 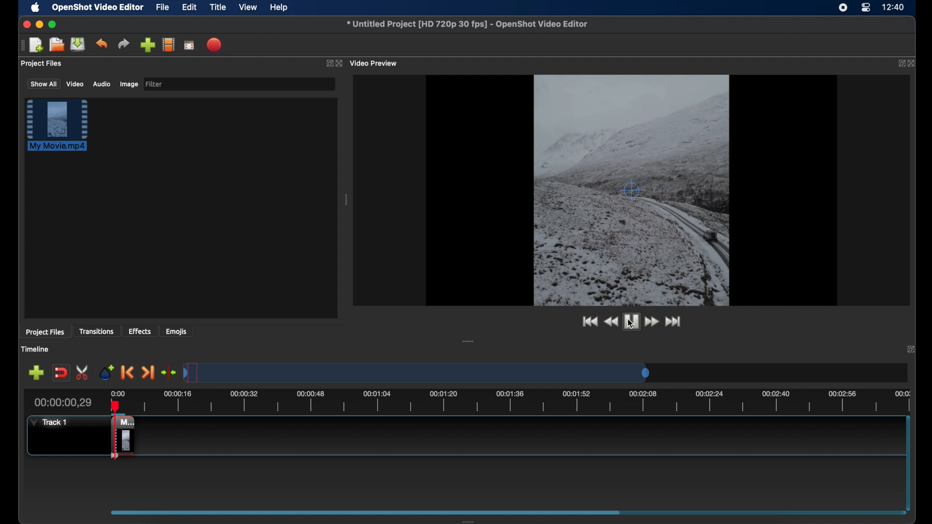 I want to click on export video, so click(x=215, y=45).